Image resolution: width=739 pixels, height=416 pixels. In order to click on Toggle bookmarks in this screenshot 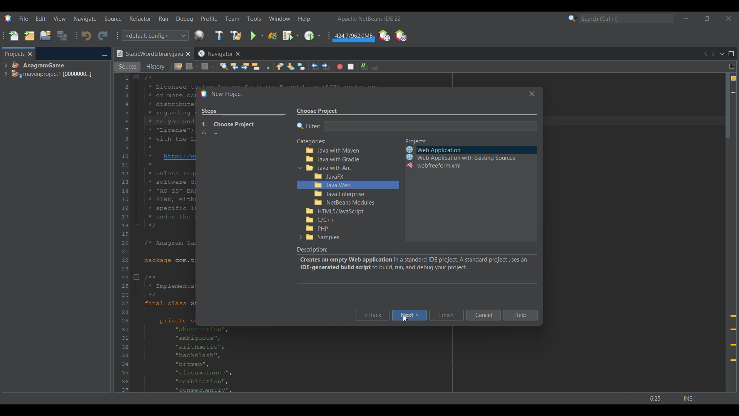, I will do `click(301, 66)`.